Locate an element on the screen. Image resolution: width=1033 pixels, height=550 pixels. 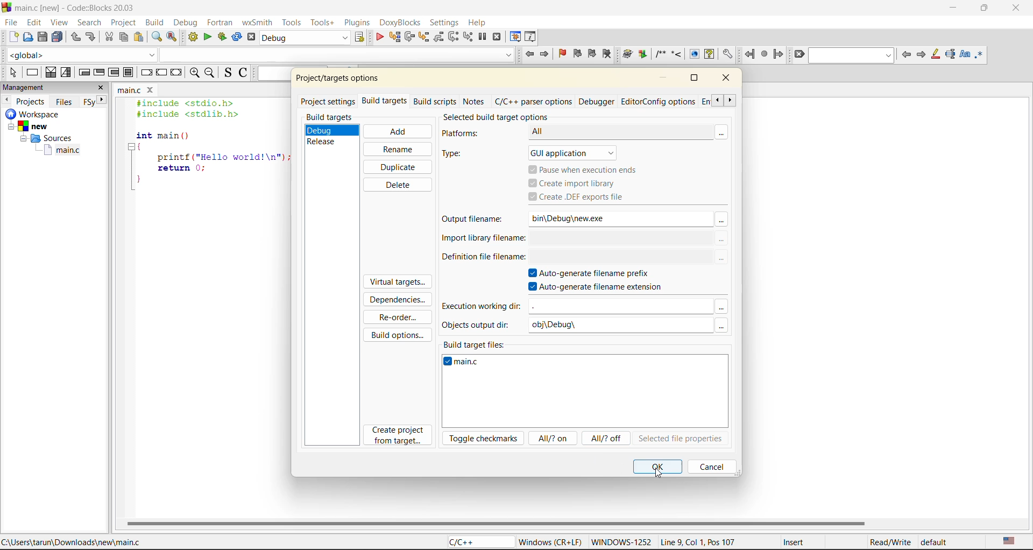
<global> is located at coordinates (81, 54).